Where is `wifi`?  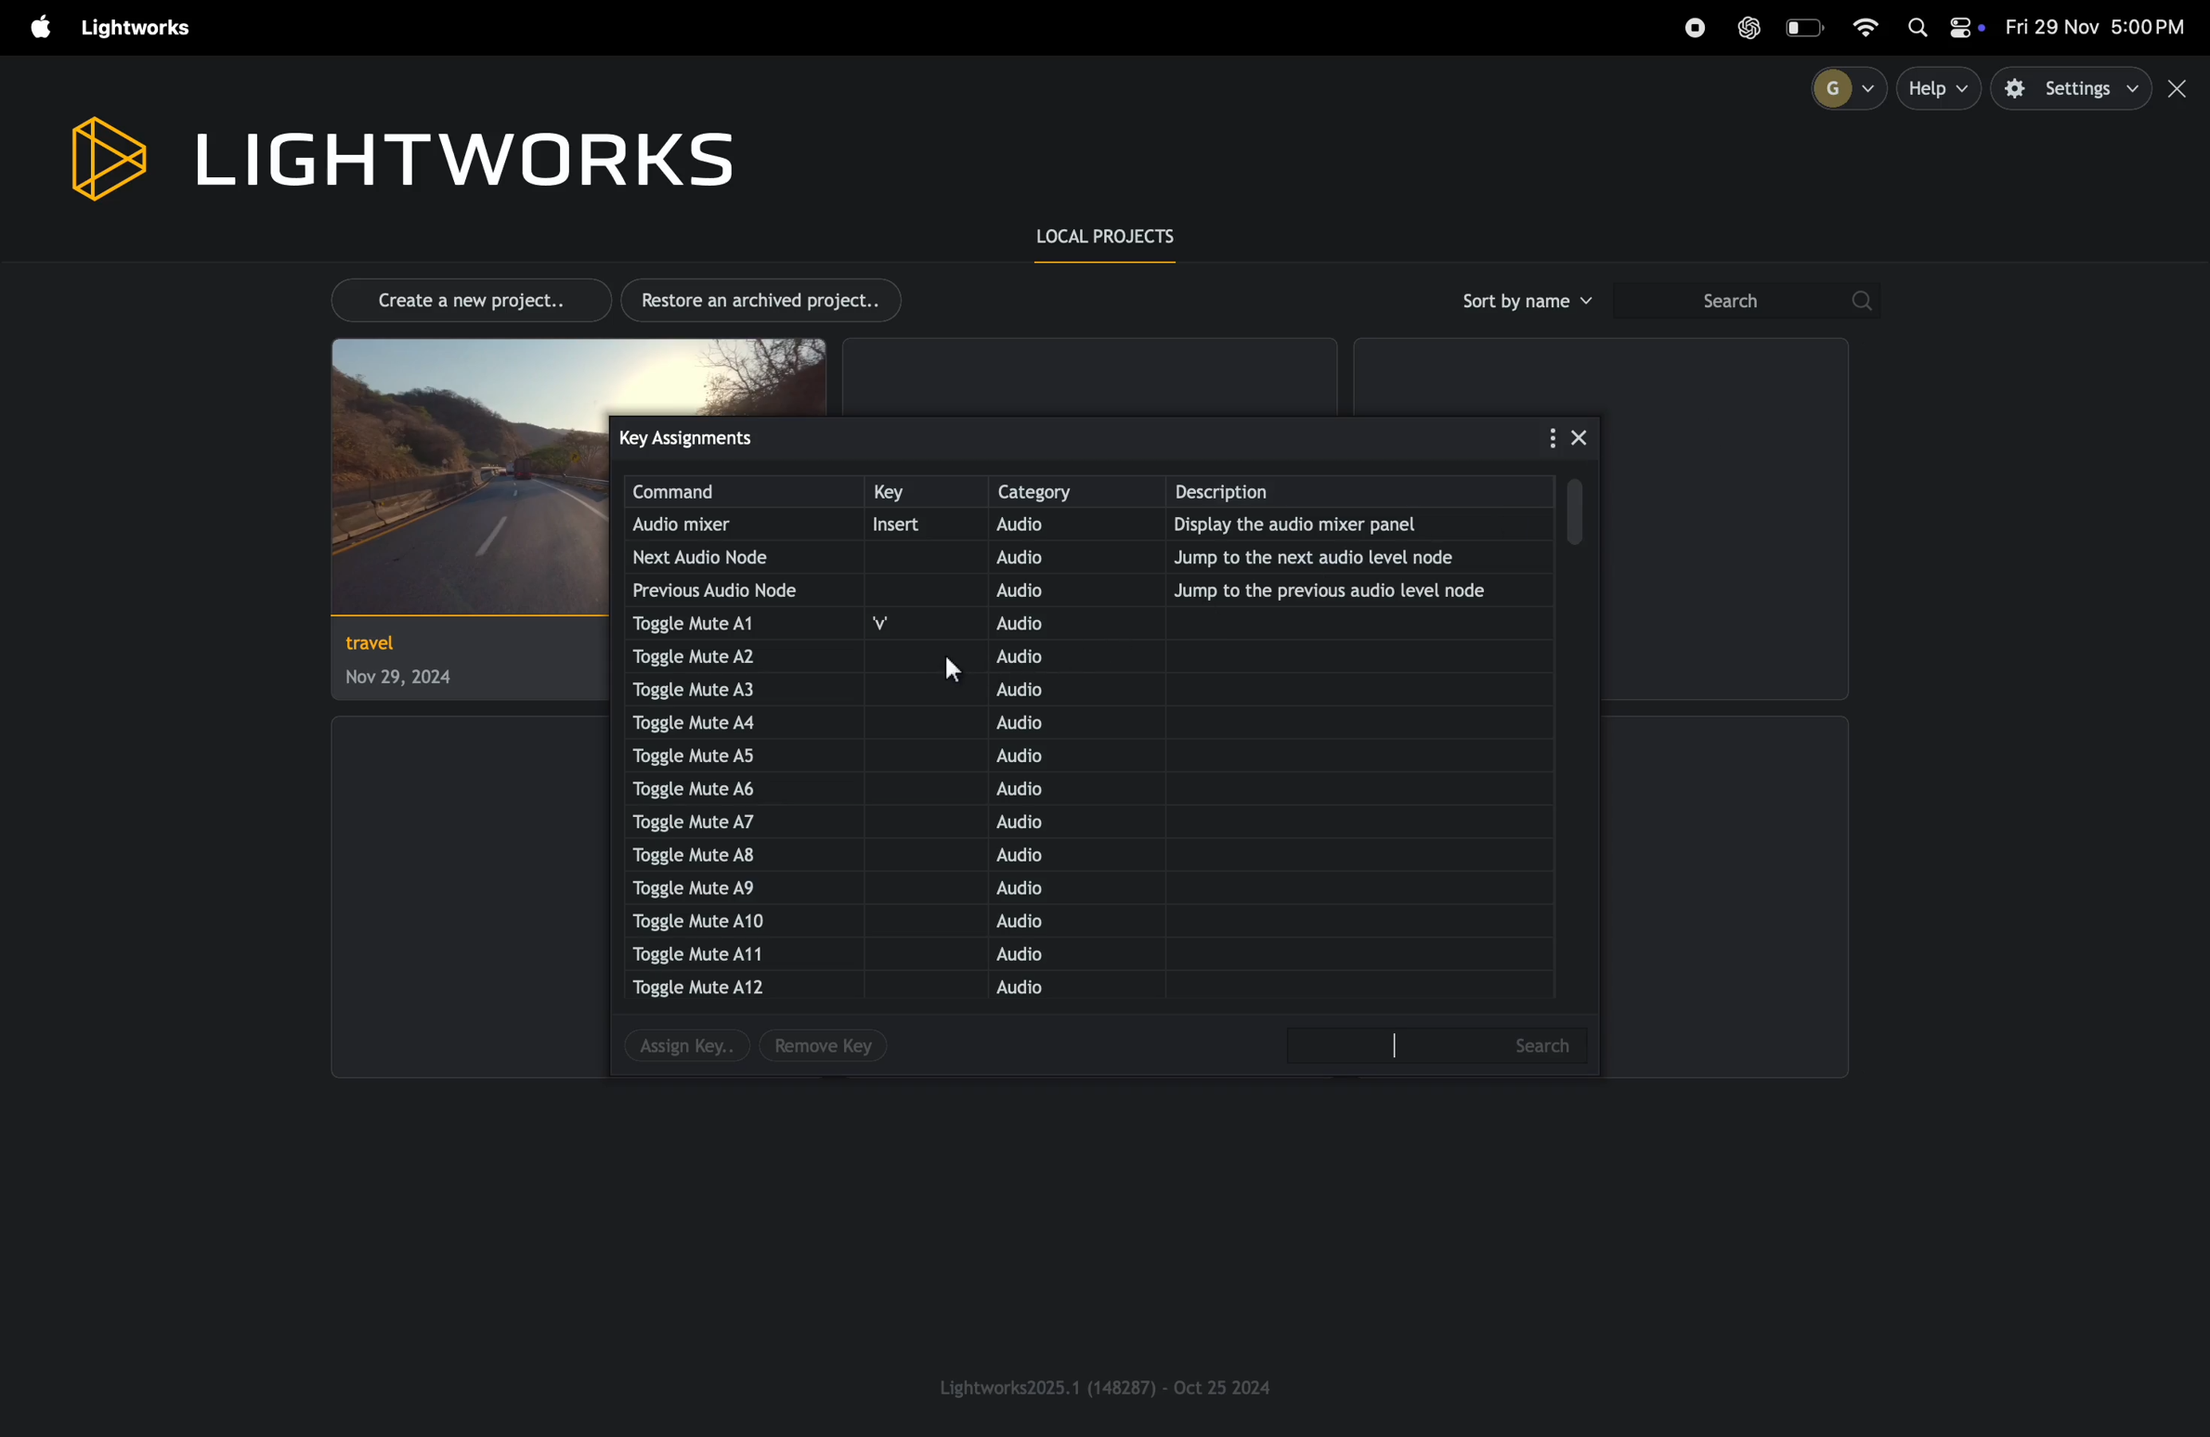 wifi is located at coordinates (1875, 25).